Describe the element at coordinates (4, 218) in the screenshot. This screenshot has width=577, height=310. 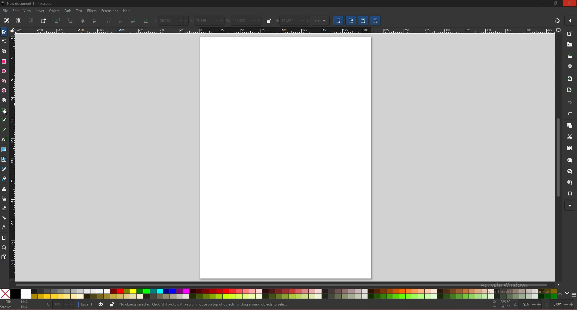
I see `connector` at that location.